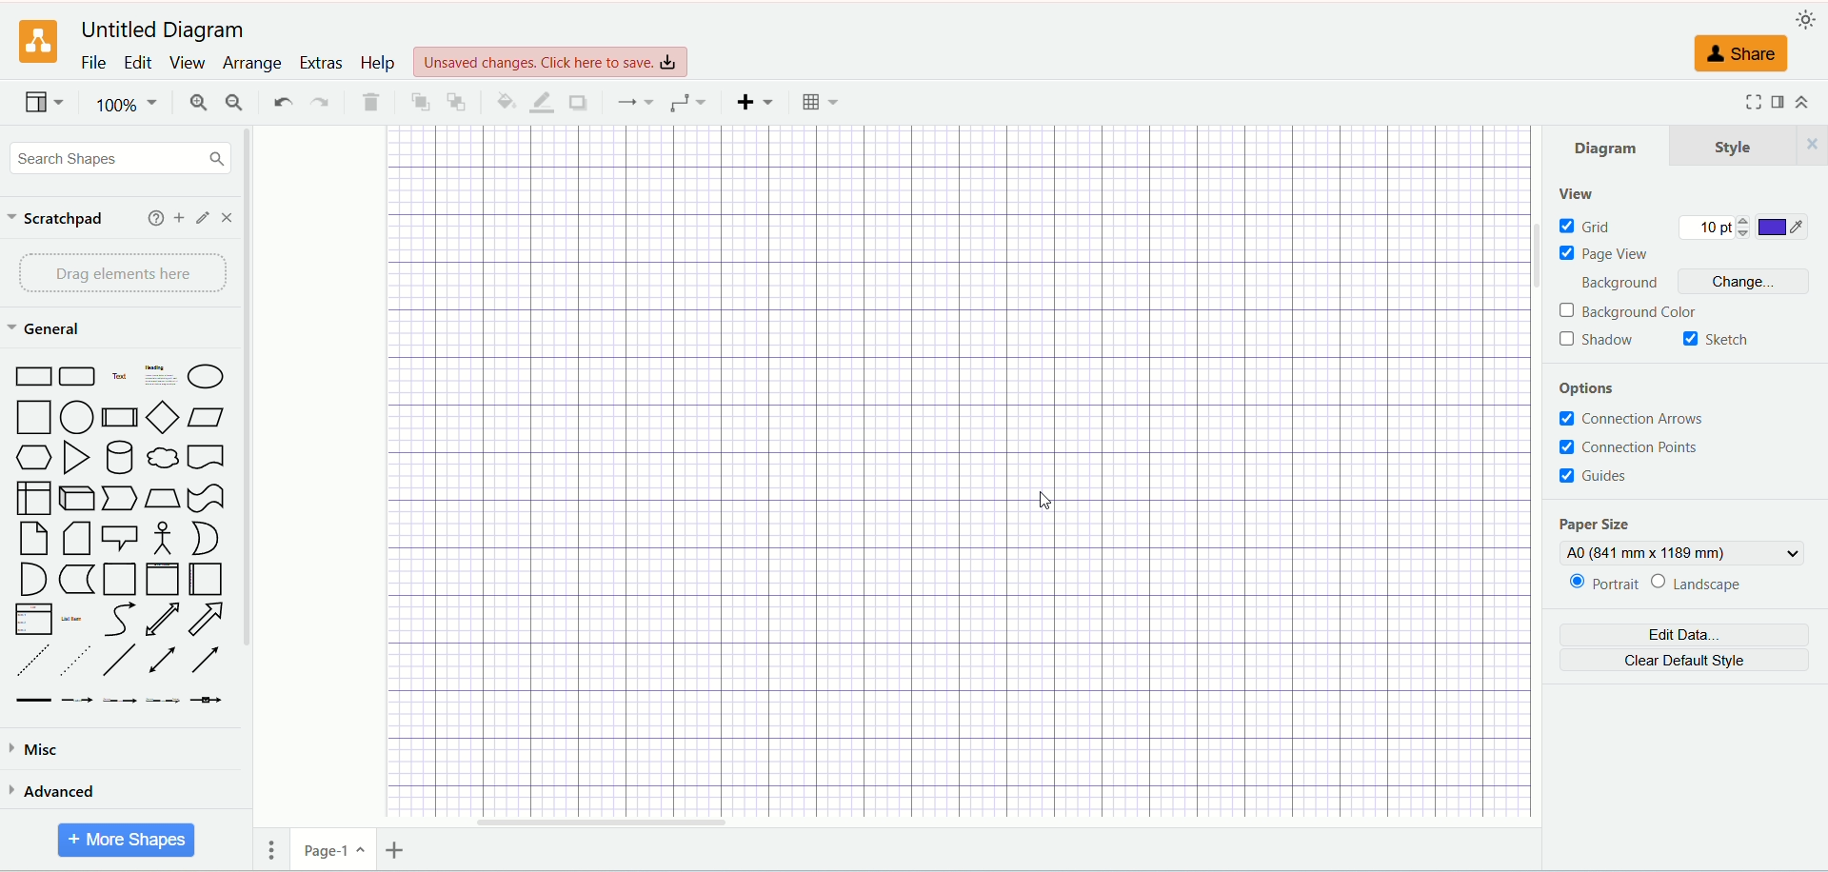 This screenshot has width=1828, height=872. I want to click on file, so click(92, 63).